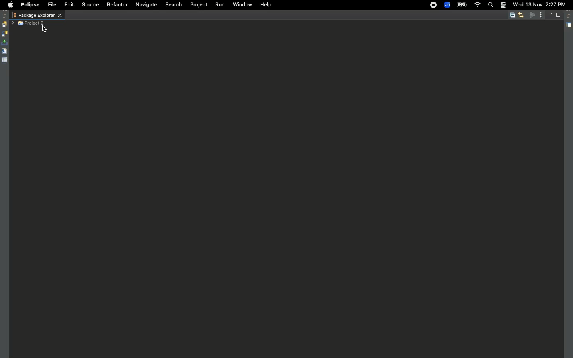  What do you see at coordinates (434, 5) in the screenshot?
I see `Recording` at bounding box center [434, 5].